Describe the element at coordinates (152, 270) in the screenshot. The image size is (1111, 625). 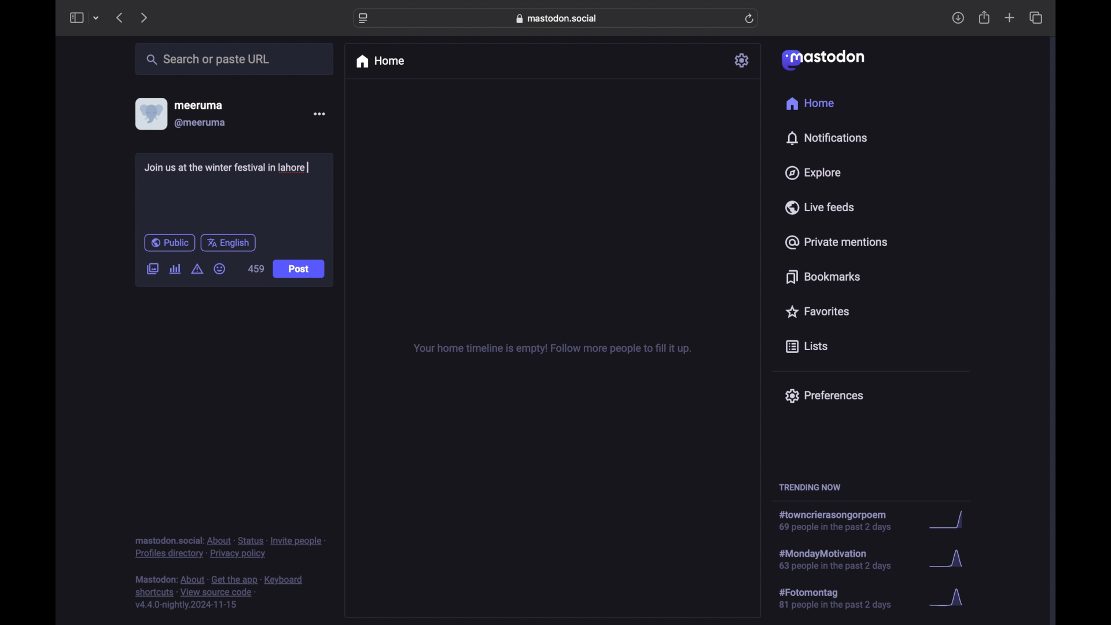
I see `add image` at that location.